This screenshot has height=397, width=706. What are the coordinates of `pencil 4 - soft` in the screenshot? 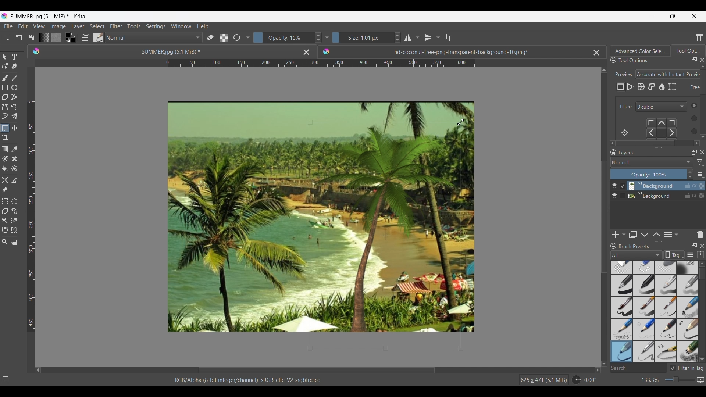 It's located at (621, 351).